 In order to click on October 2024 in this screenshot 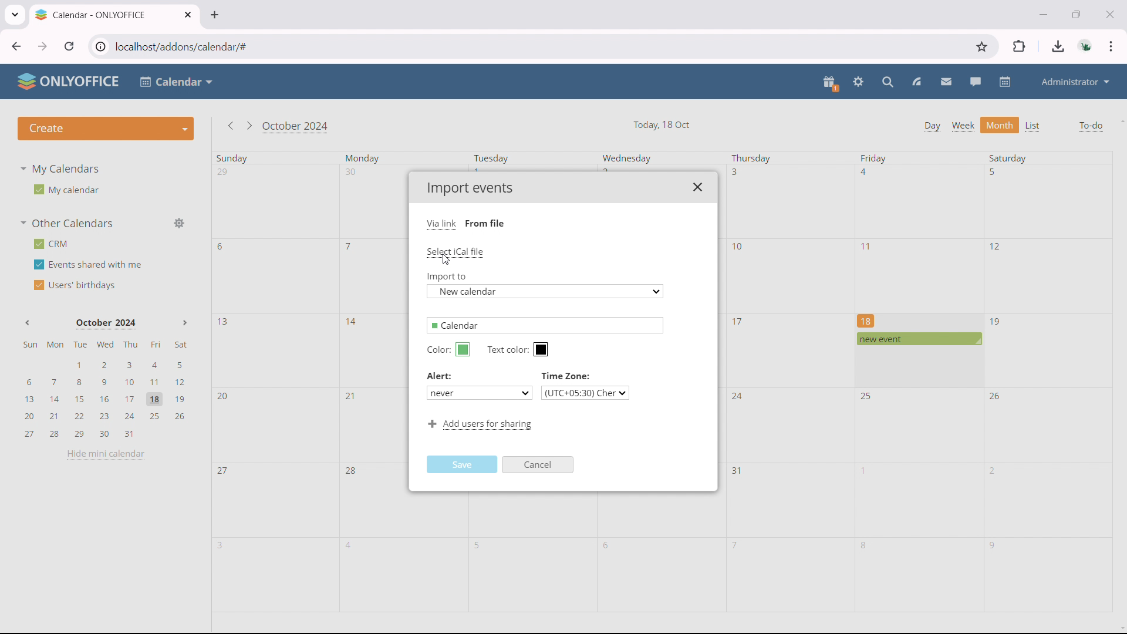, I will do `click(106, 324)`.